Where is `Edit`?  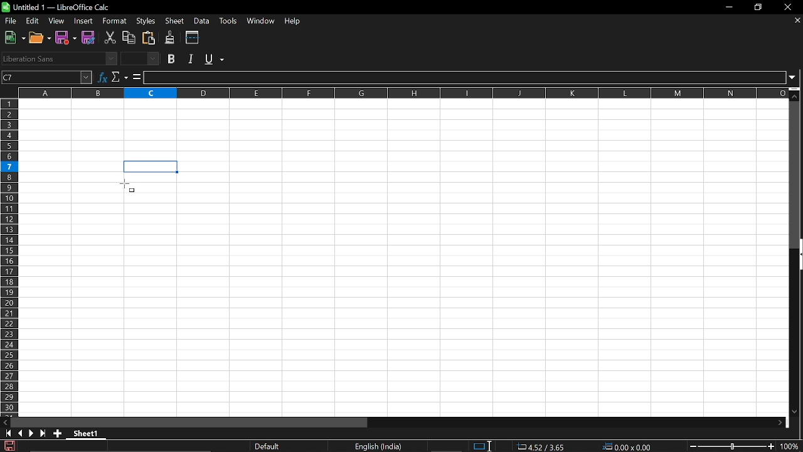
Edit is located at coordinates (33, 21).